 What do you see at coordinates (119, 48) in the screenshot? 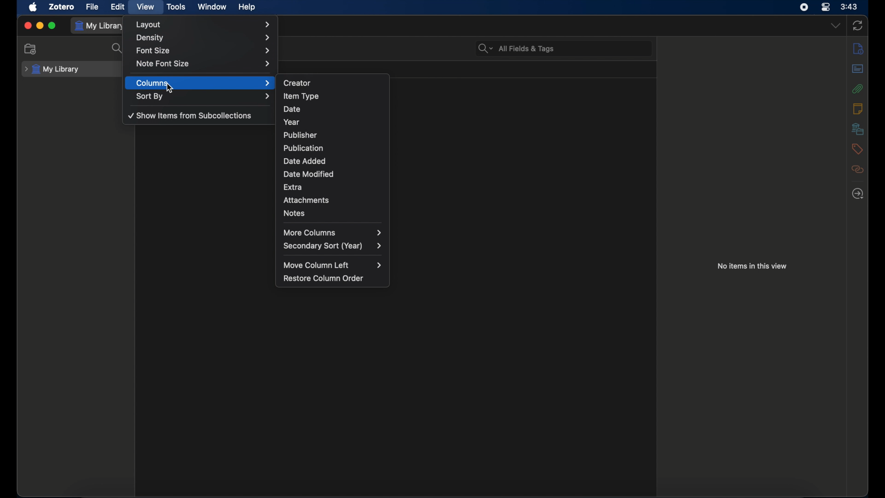
I see `search` at bounding box center [119, 48].